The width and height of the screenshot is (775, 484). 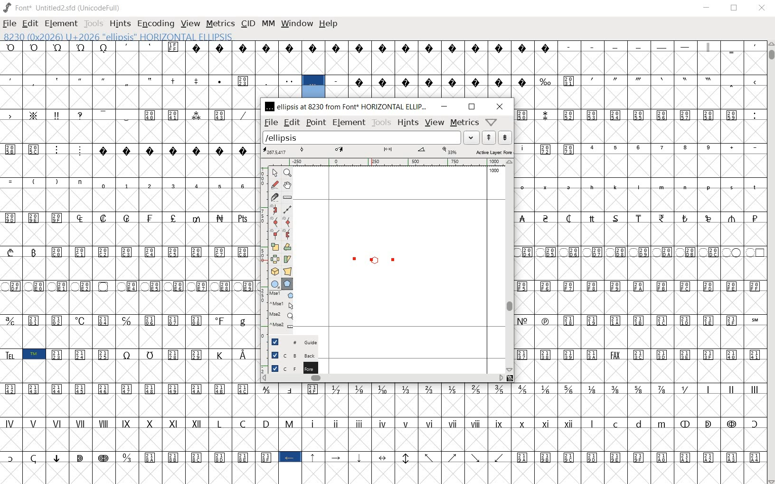 What do you see at coordinates (275, 197) in the screenshot?
I see `cut splines in two` at bounding box center [275, 197].